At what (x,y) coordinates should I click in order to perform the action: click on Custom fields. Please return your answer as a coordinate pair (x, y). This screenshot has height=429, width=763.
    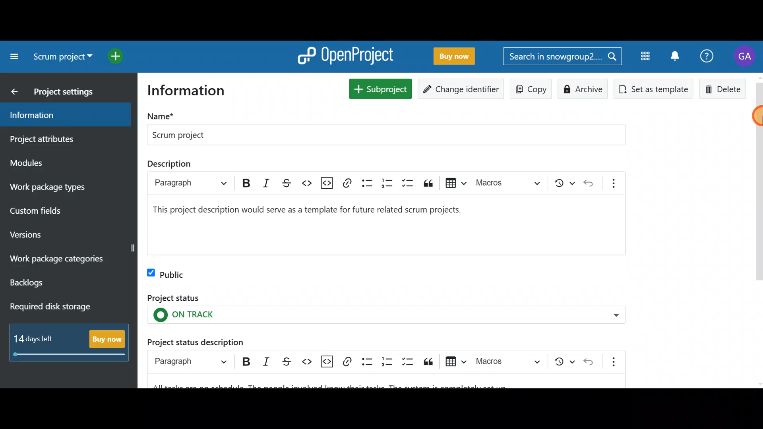
    Looking at the image, I should click on (60, 210).